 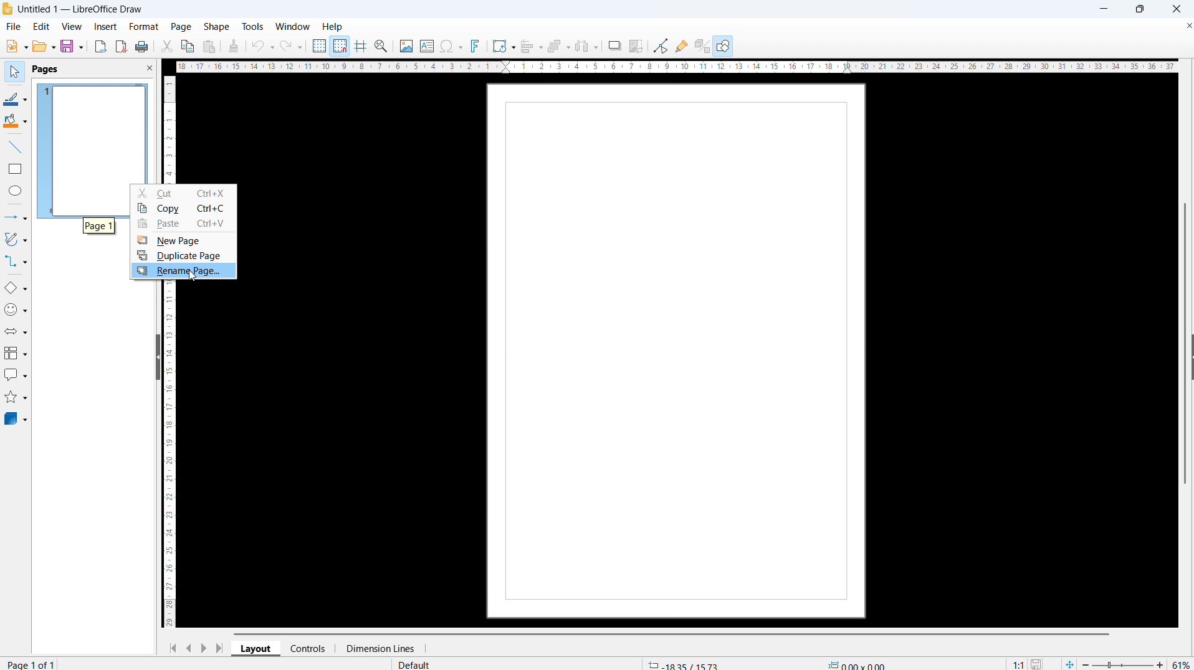 What do you see at coordinates (1069, 663) in the screenshot?
I see `fit page to current window` at bounding box center [1069, 663].